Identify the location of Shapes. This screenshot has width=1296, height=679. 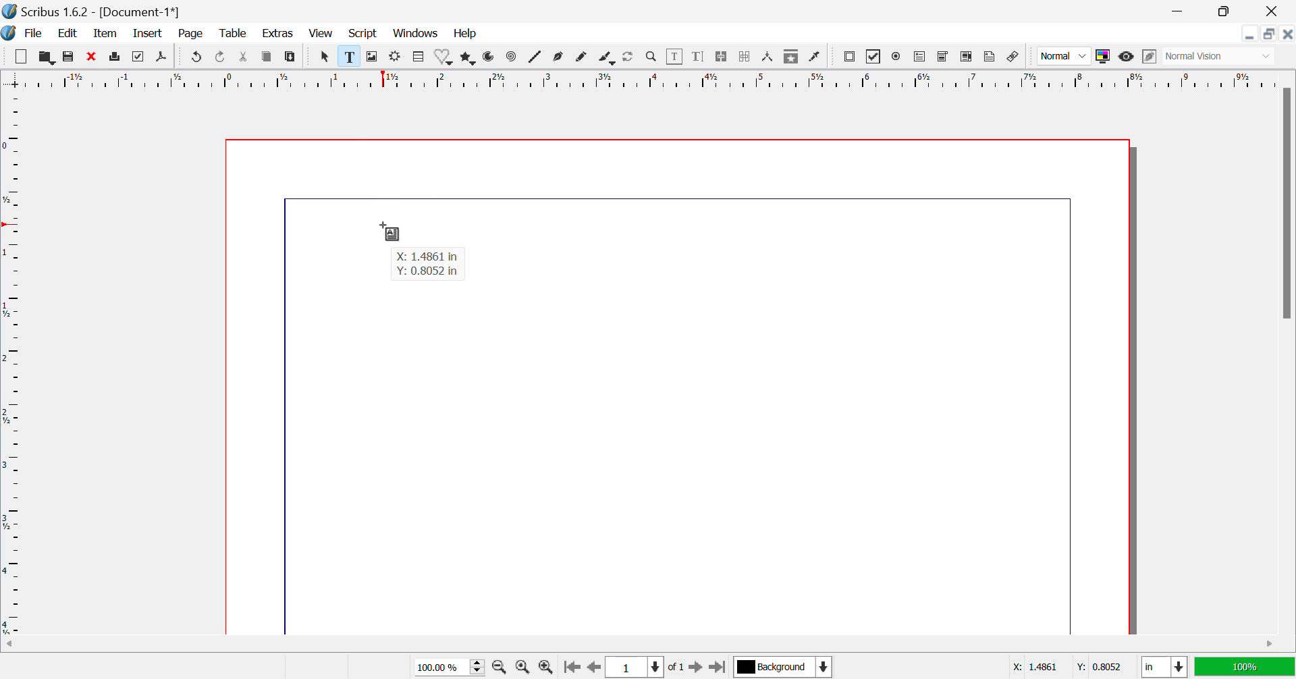
(446, 59).